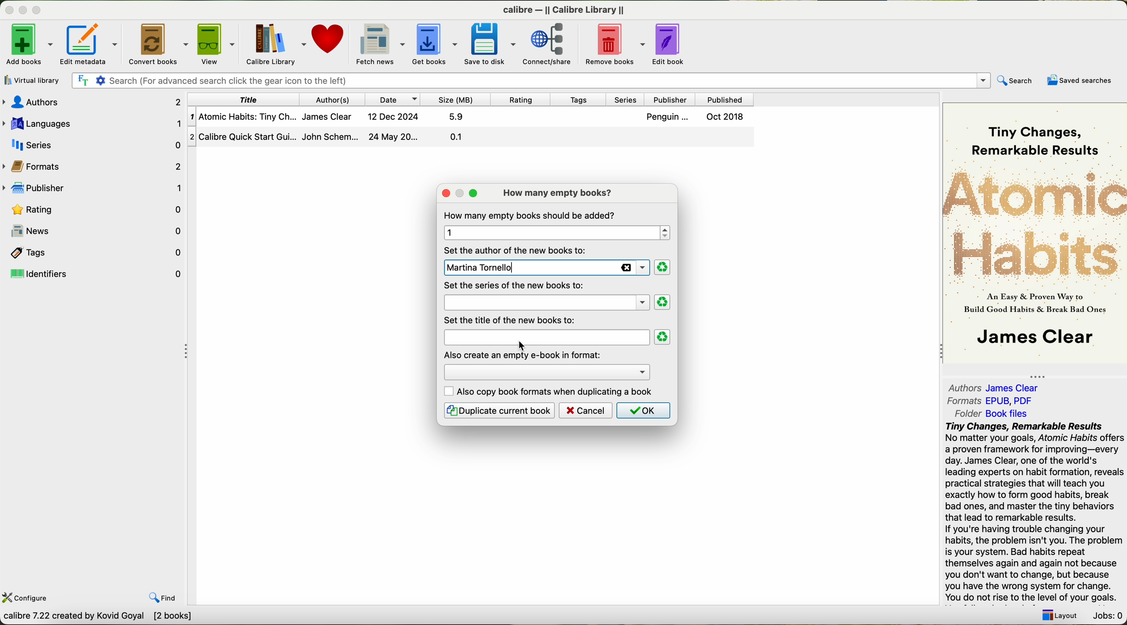  Describe the element at coordinates (612, 45) in the screenshot. I see `remove books` at that location.